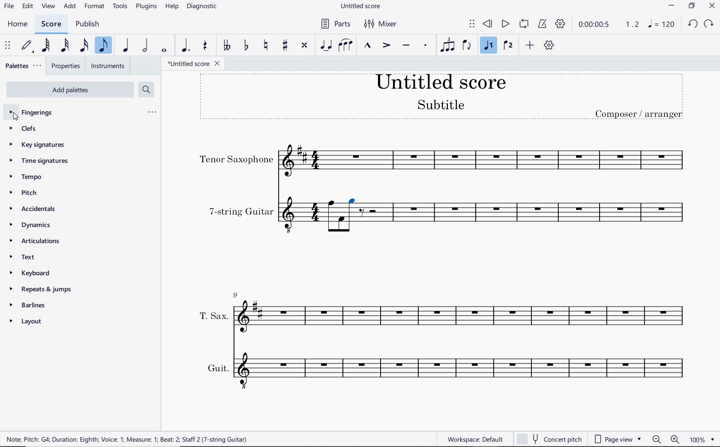 Image resolution: width=720 pixels, height=447 pixels. What do you see at coordinates (120, 7) in the screenshot?
I see `TOOLS` at bounding box center [120, 7].